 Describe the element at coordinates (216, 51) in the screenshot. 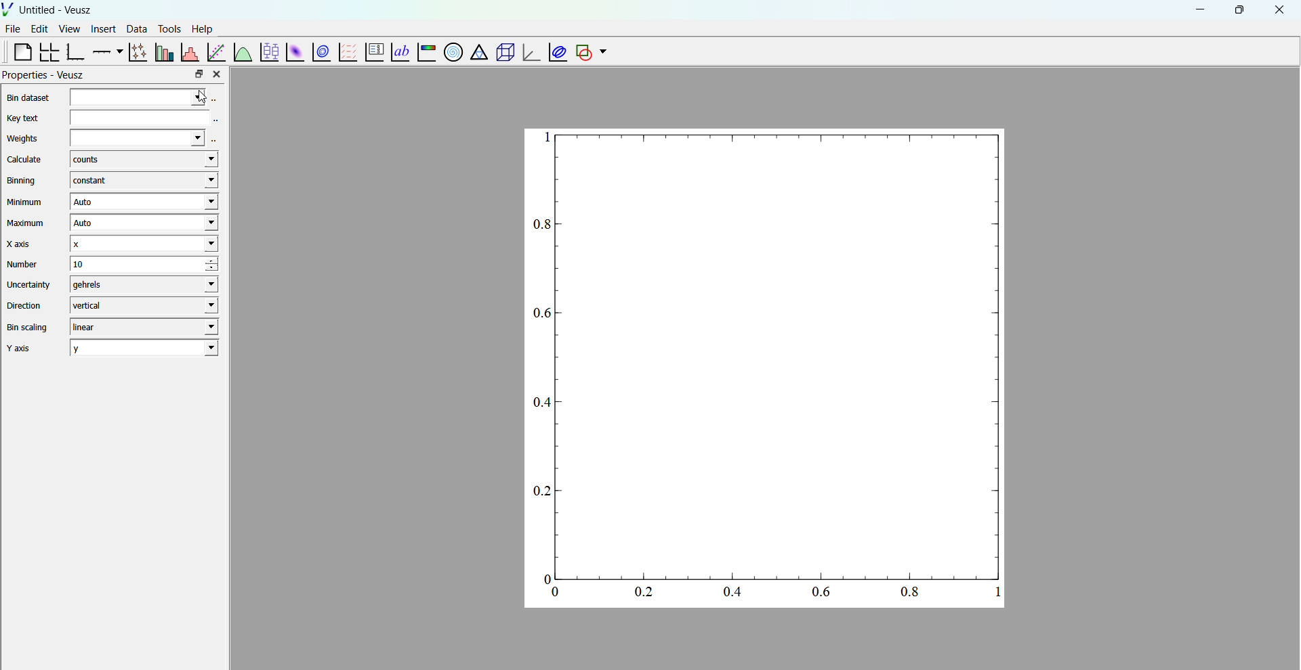

I see `fit a function to a date` at that location.